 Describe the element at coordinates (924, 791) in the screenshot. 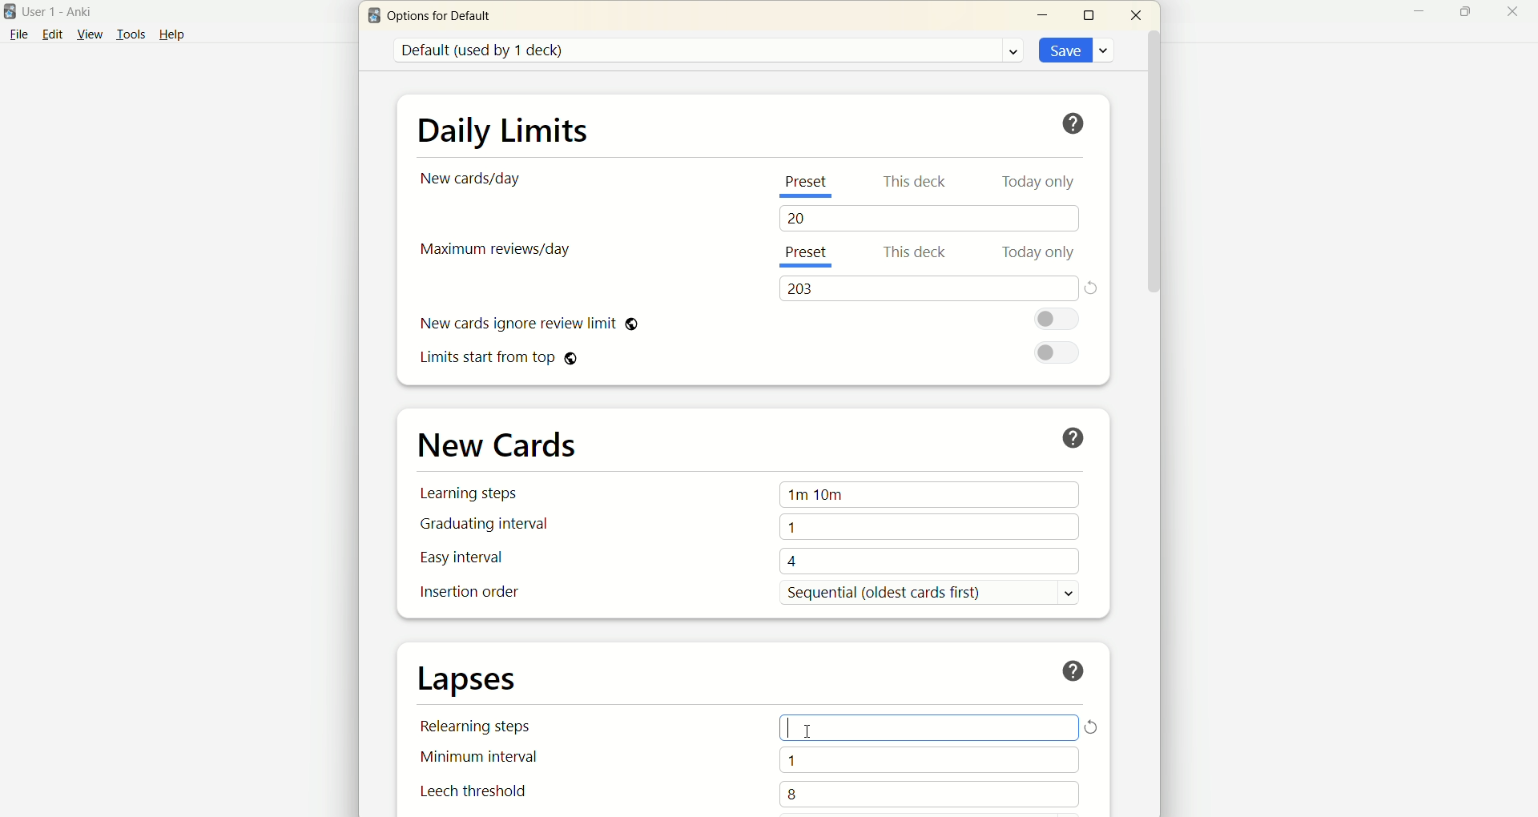

I see `8` at that location.